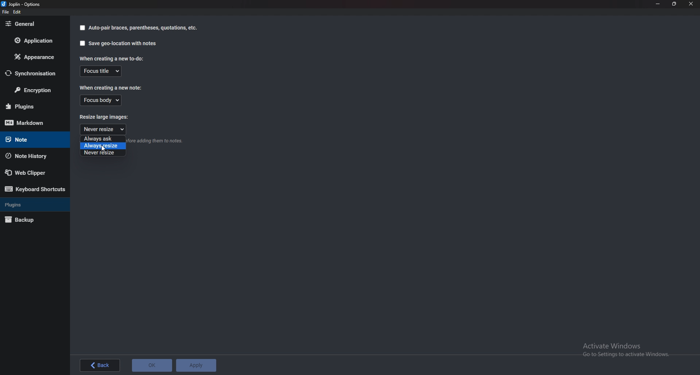 The height and width of the screenshot is (375, 700). Describe the element at coordinates (6, 12) in the screenshot. I see `File` at that location.